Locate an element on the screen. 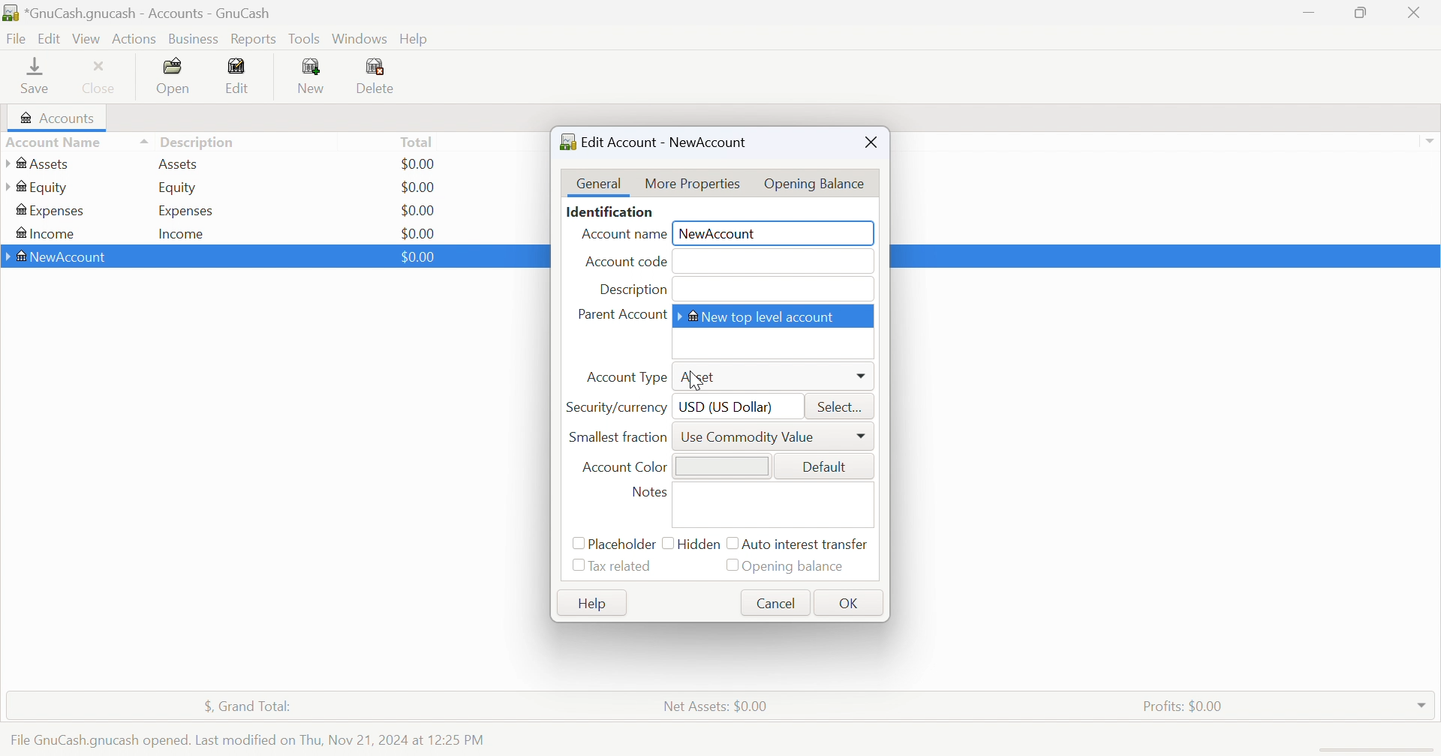 This screenshot has width=1441, height=756. Parent Account is located at coordinates (620, 316).